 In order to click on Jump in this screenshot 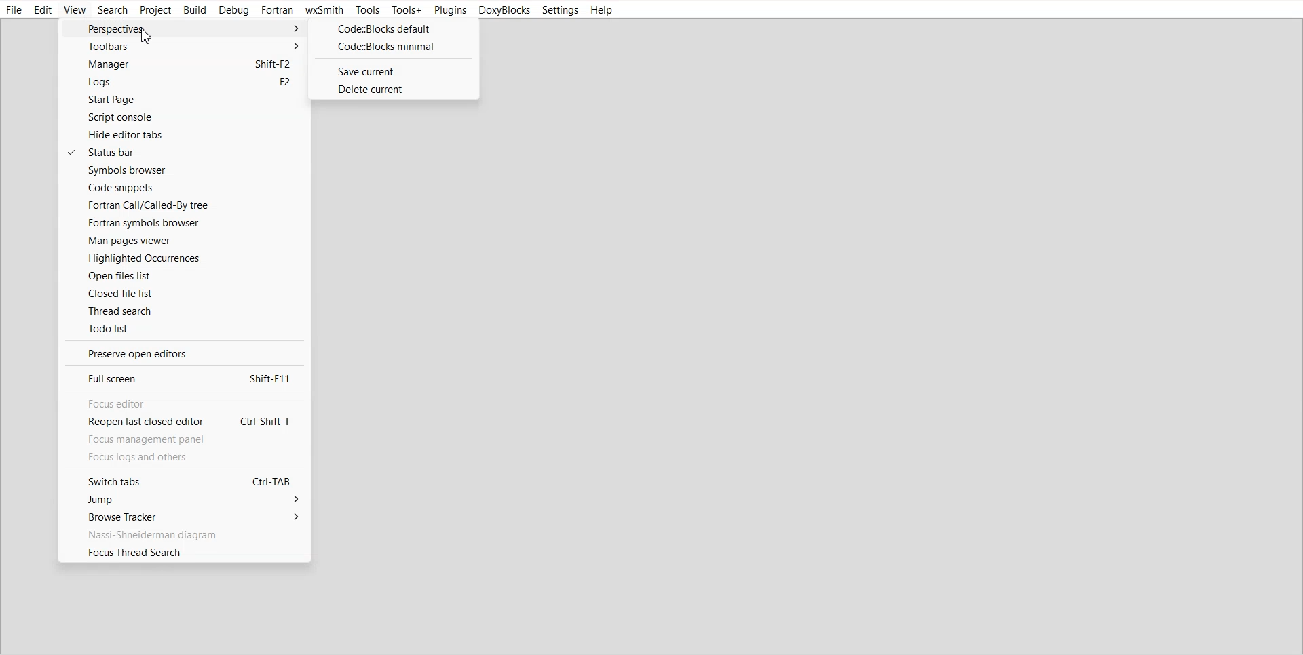, I will do `click(182, 500)`.